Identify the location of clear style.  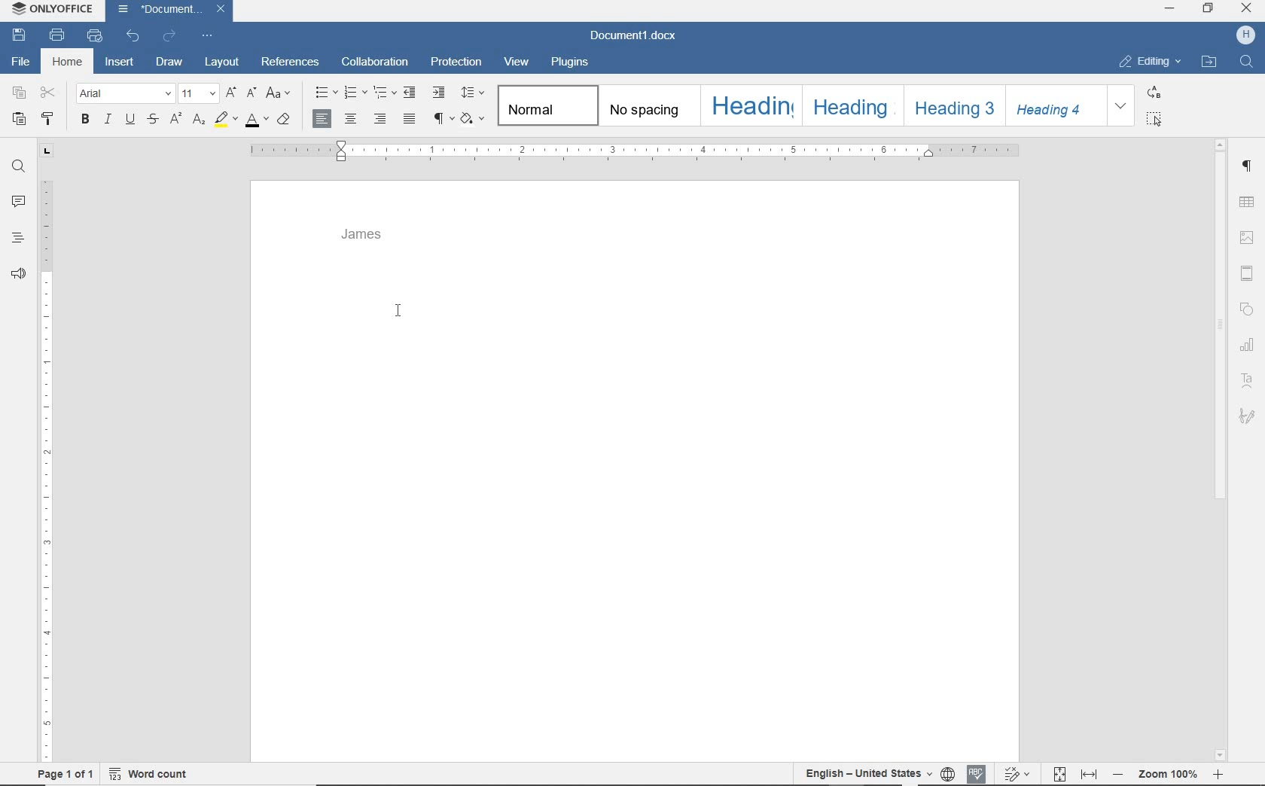
(284, 121).